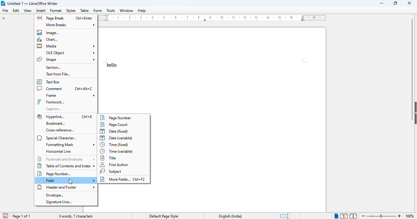  What do you see at coordinates (285, 216) in the screenshot?
I see `standard selection` at bounding box center [285, 216].